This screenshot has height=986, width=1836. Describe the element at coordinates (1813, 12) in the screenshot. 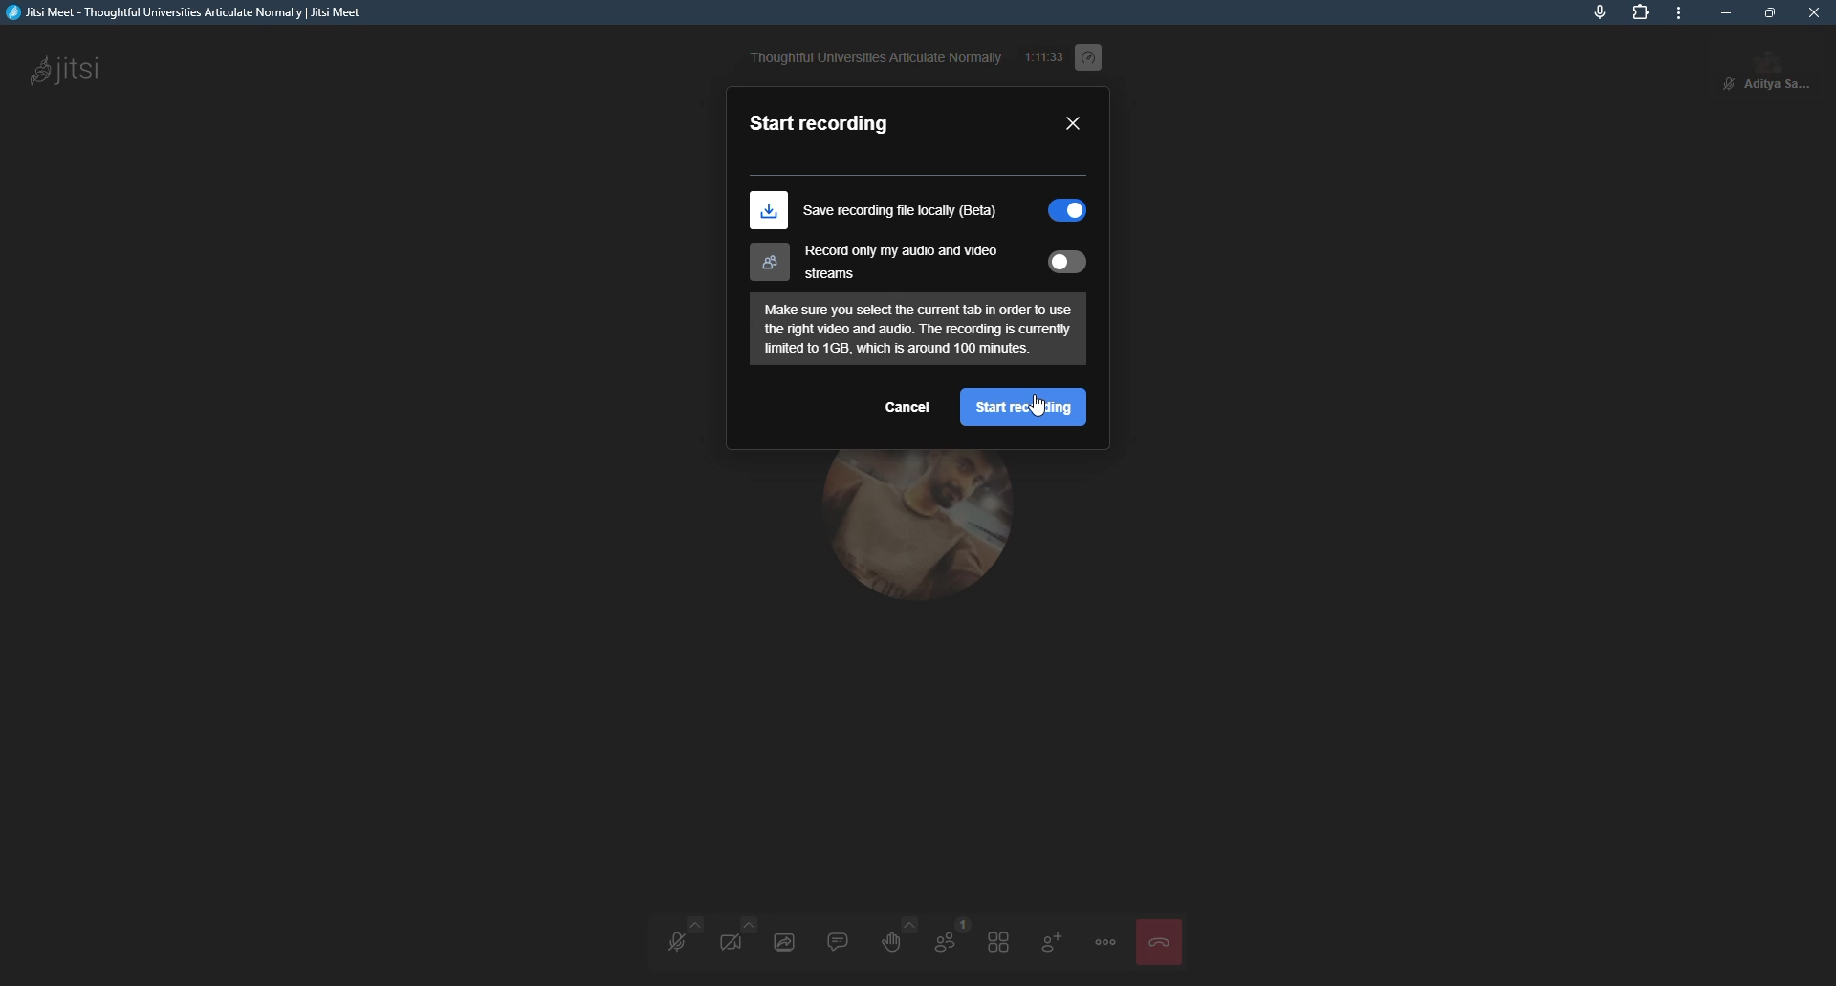

I see `close` at that location.